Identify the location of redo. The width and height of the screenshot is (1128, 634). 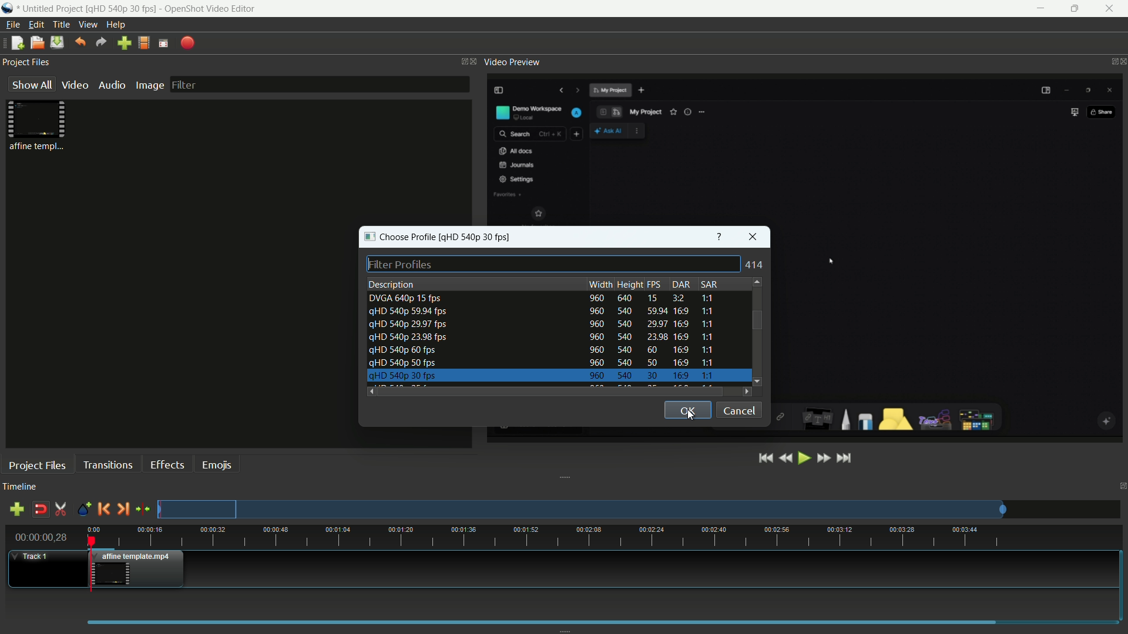
(101, 42).